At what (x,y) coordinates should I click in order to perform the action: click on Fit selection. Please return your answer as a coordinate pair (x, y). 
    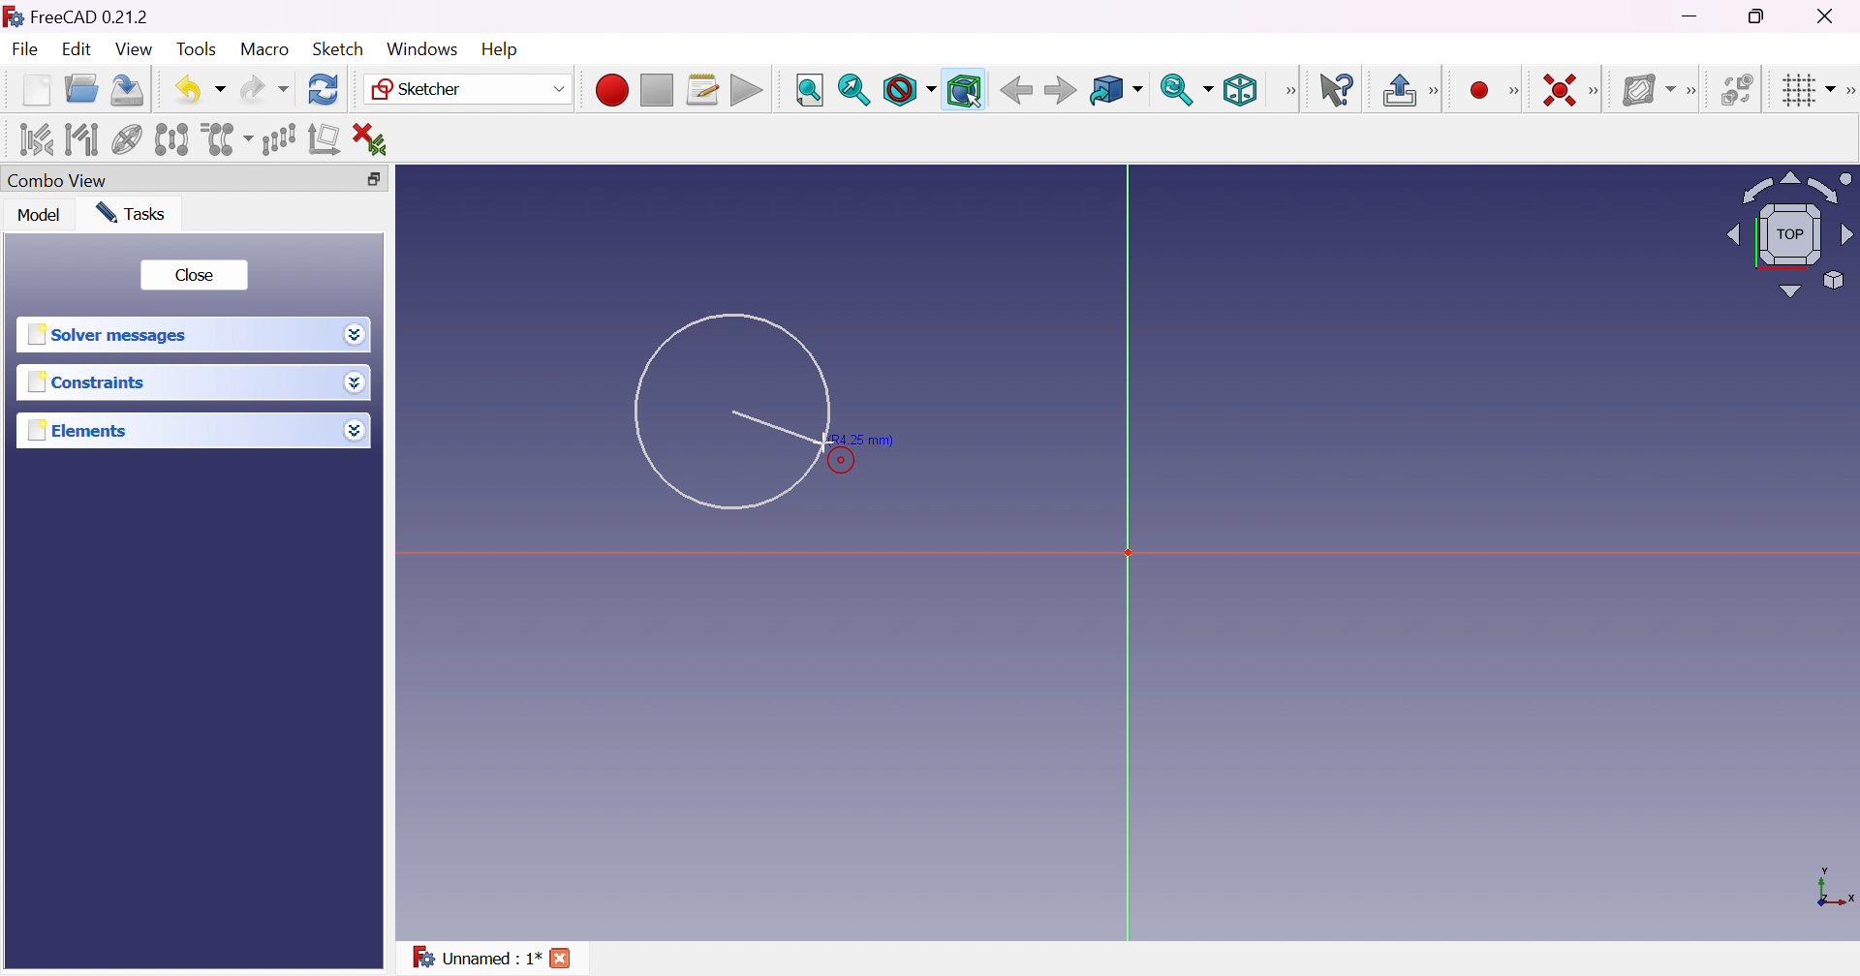
    Looking at the image, I should click on (852, 91).